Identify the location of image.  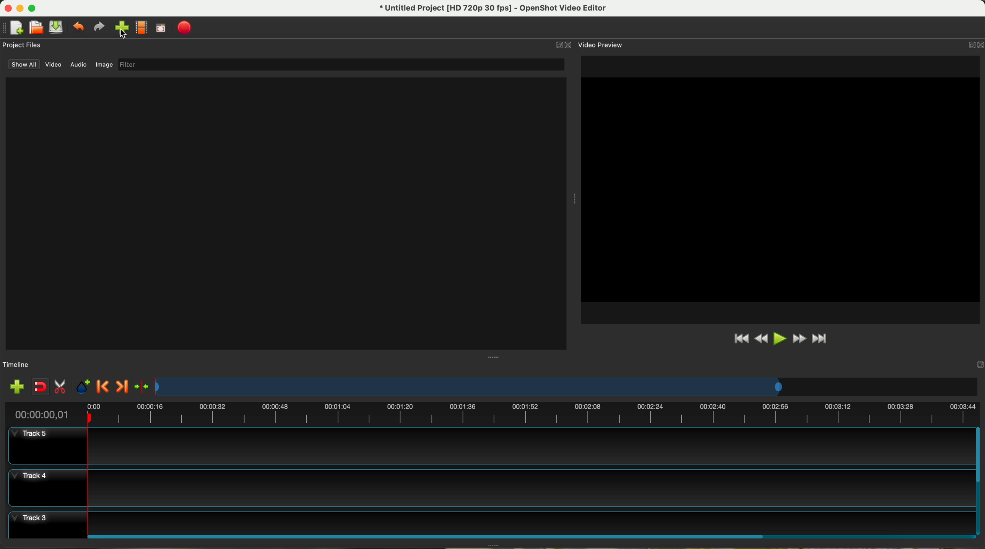
(104, 65).